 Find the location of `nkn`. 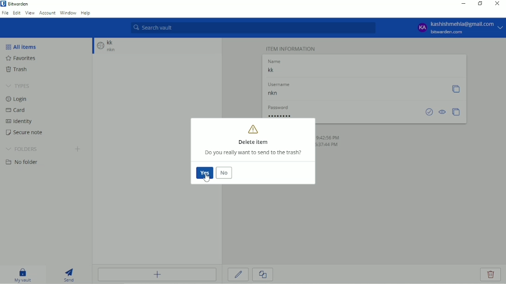

nkn is located at coordinates (116, 50).